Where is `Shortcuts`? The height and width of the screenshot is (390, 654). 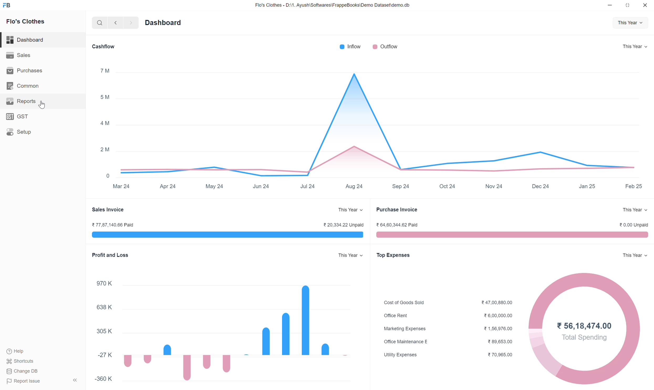
Shortcuts is located at coordinates (23, 361).